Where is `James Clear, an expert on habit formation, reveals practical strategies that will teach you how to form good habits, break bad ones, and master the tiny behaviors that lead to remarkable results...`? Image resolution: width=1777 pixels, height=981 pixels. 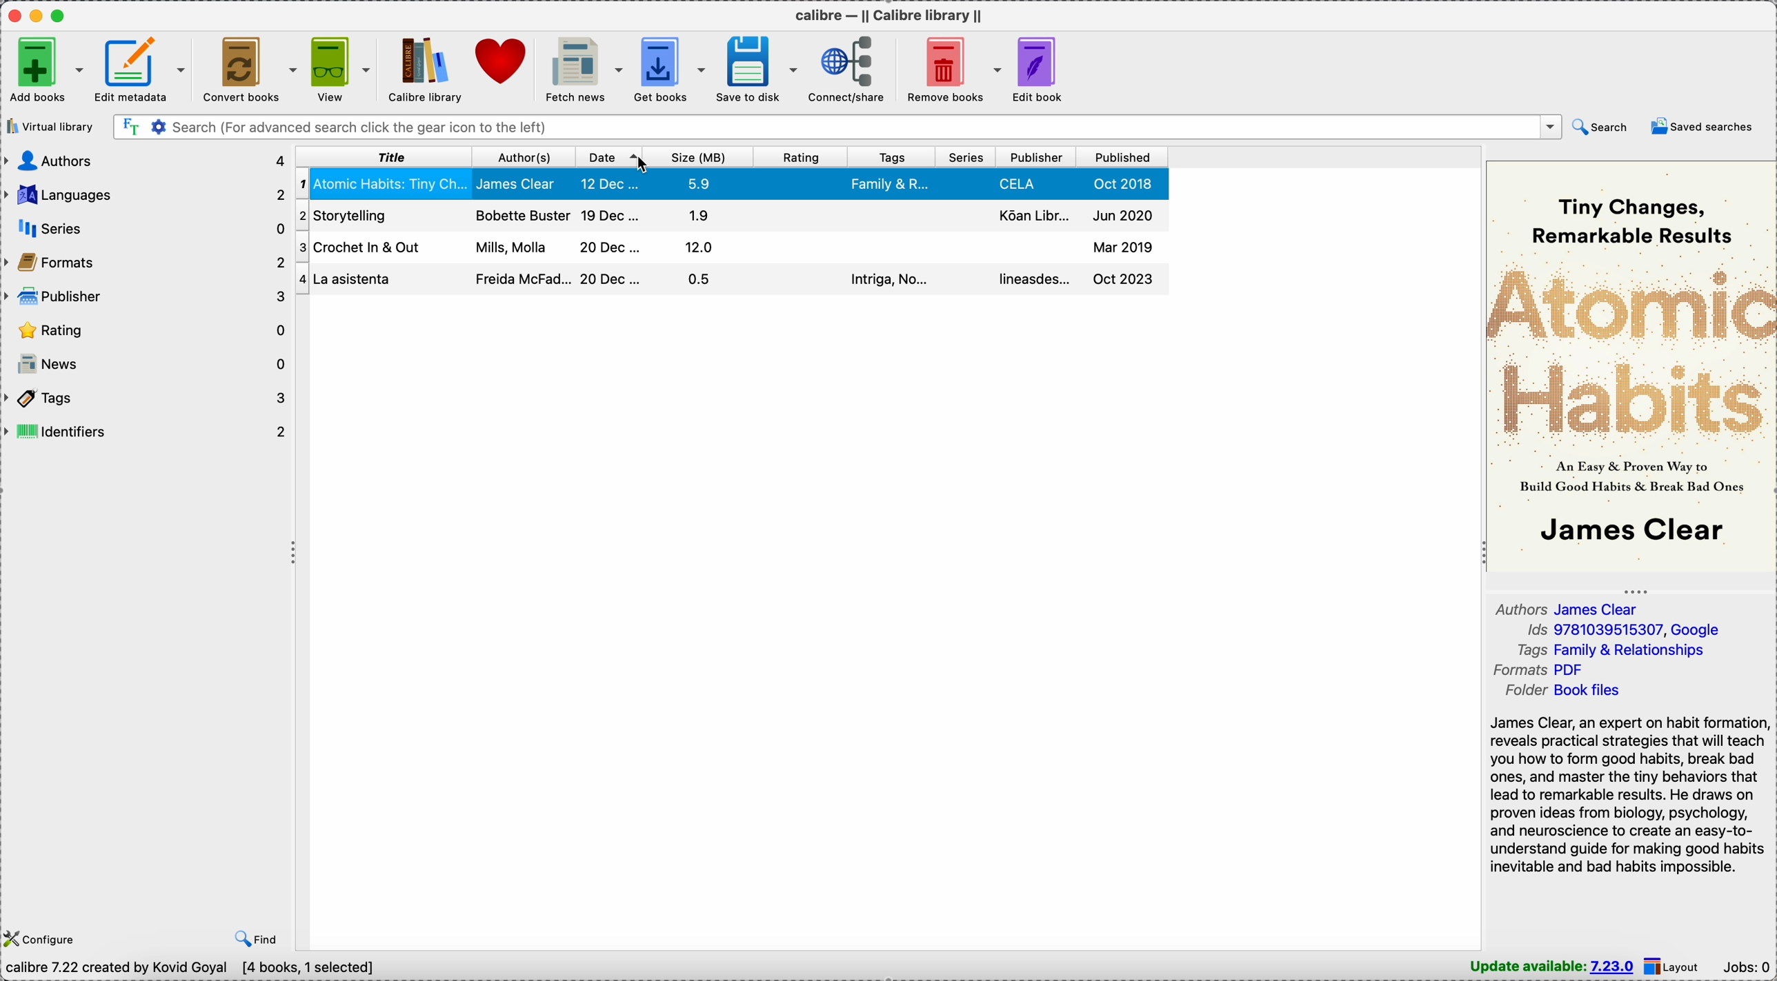 James Clear, an expert on habit formation, reveals practical strategies that will teach you how to form good habits, break bad ones, and master the tiny behaviors that lead to remarkable results... is located at coordinates (1626, 794).